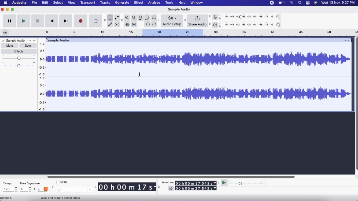 This screenshot has width=358, height=201. I want to click on Maximize, so click(13, 9).